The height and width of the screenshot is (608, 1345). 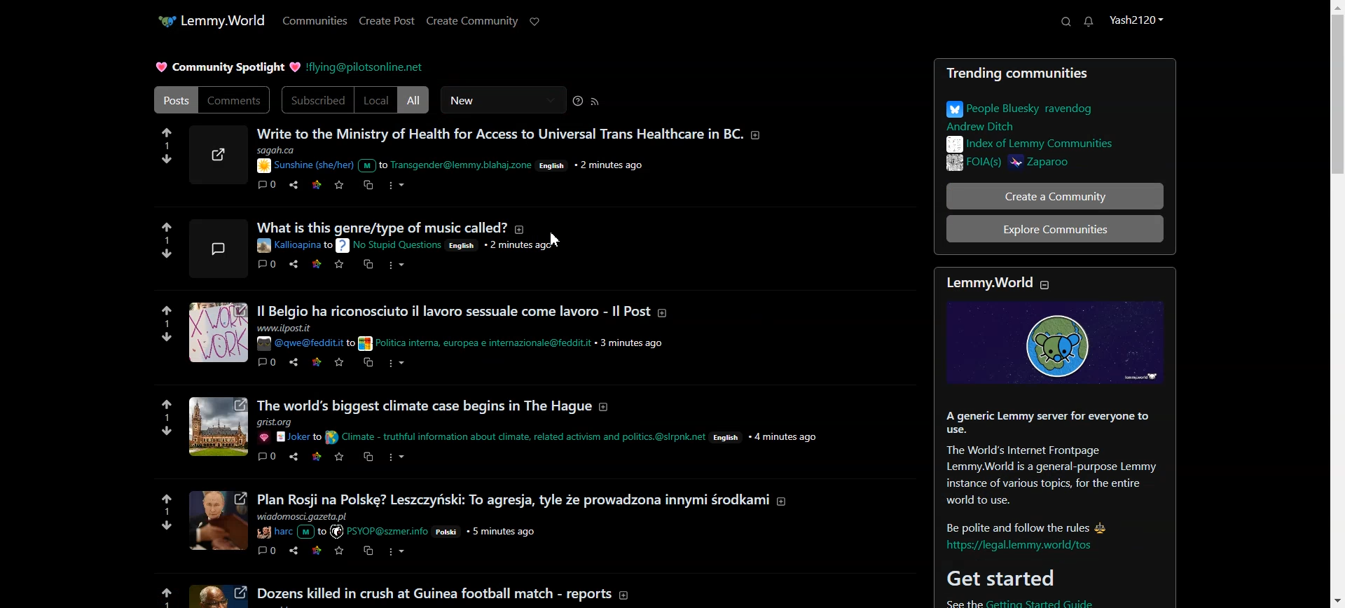 What do you see at coordinates (296, 555) in the screenshot?
I see `share` at bounding box center [296, 555].